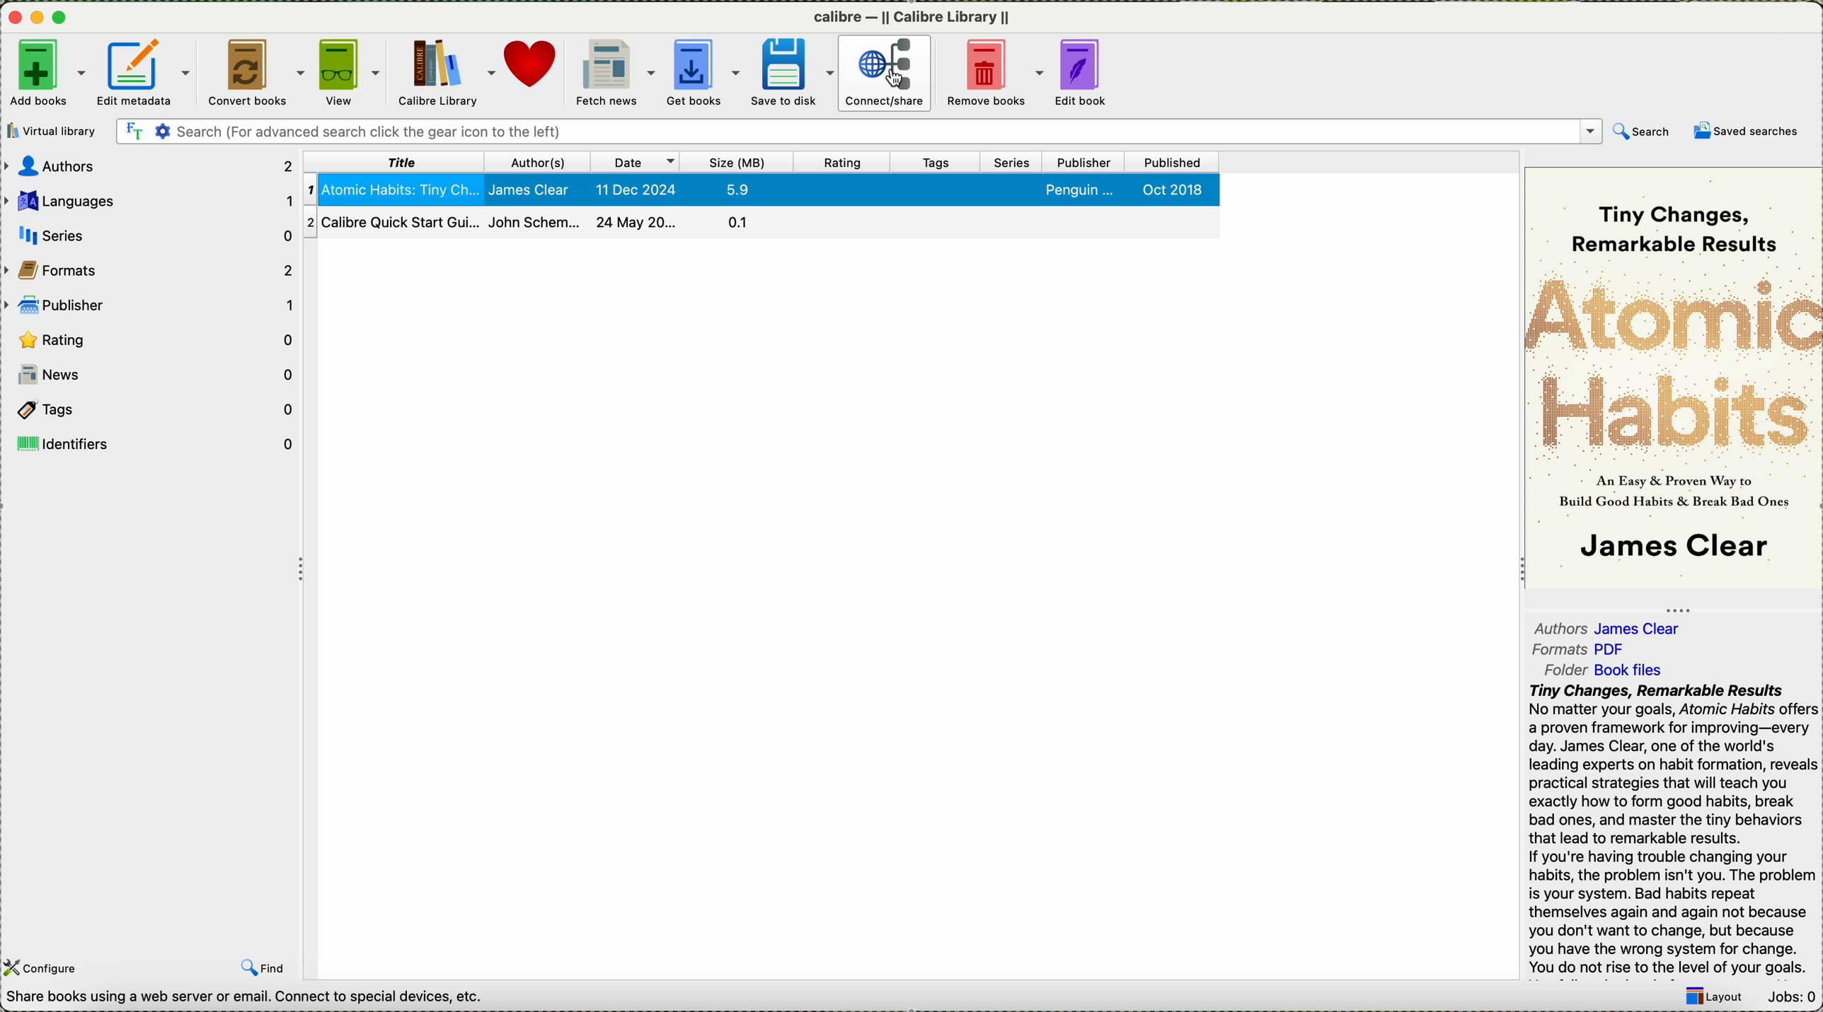 The width and height of the screenshot is (1823, 1012). I want to click on save to disk, so click(795, 74).